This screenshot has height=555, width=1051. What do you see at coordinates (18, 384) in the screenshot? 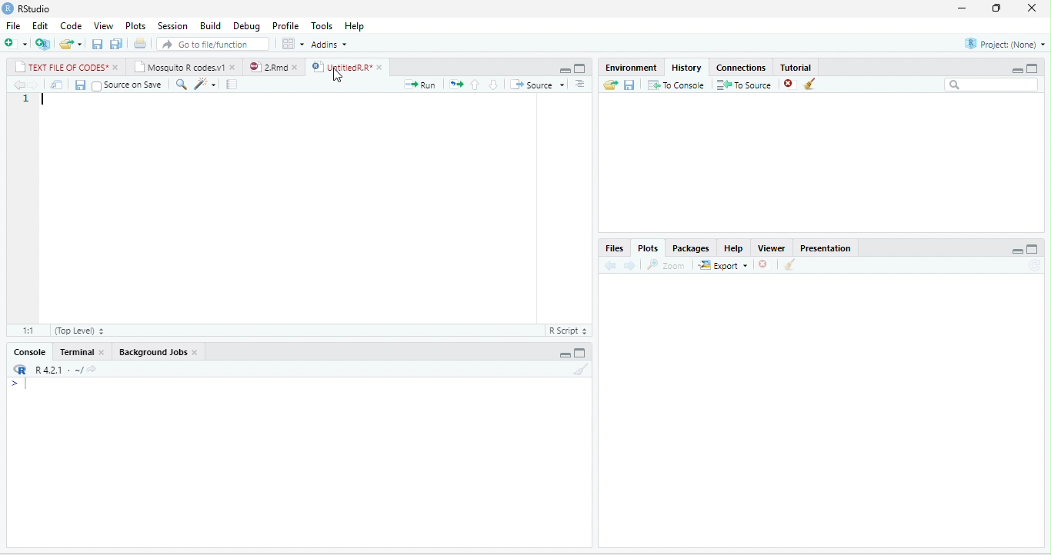
I see `>` at bounding box center [18, 384].